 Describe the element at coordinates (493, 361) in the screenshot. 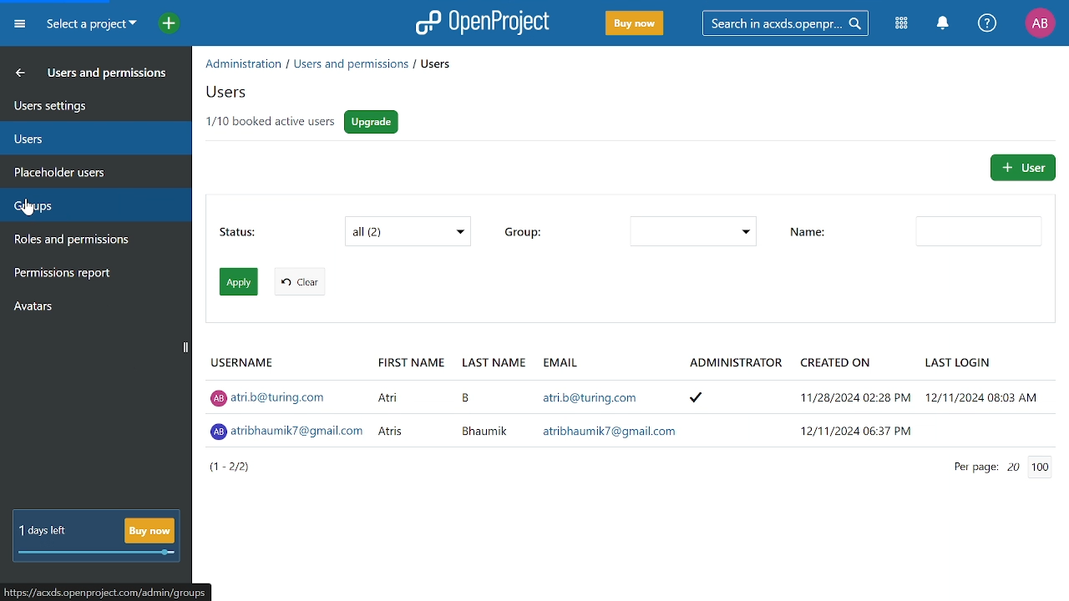

I see `Last NAme` at that location.